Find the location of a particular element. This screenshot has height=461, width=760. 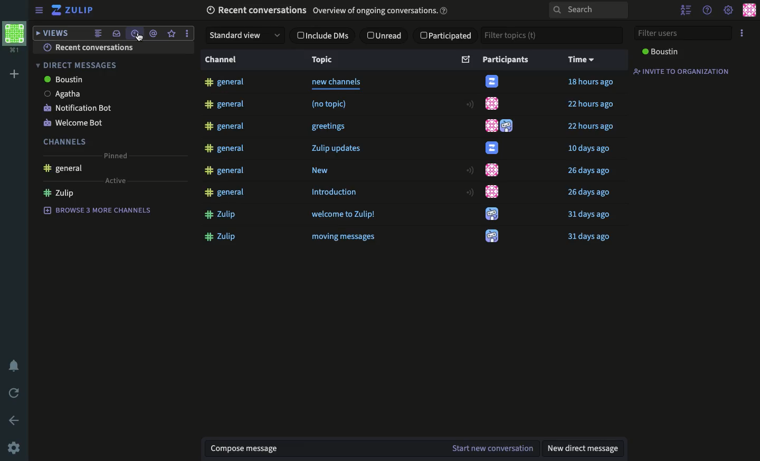

Zulip is located at coordinates (58, 194).